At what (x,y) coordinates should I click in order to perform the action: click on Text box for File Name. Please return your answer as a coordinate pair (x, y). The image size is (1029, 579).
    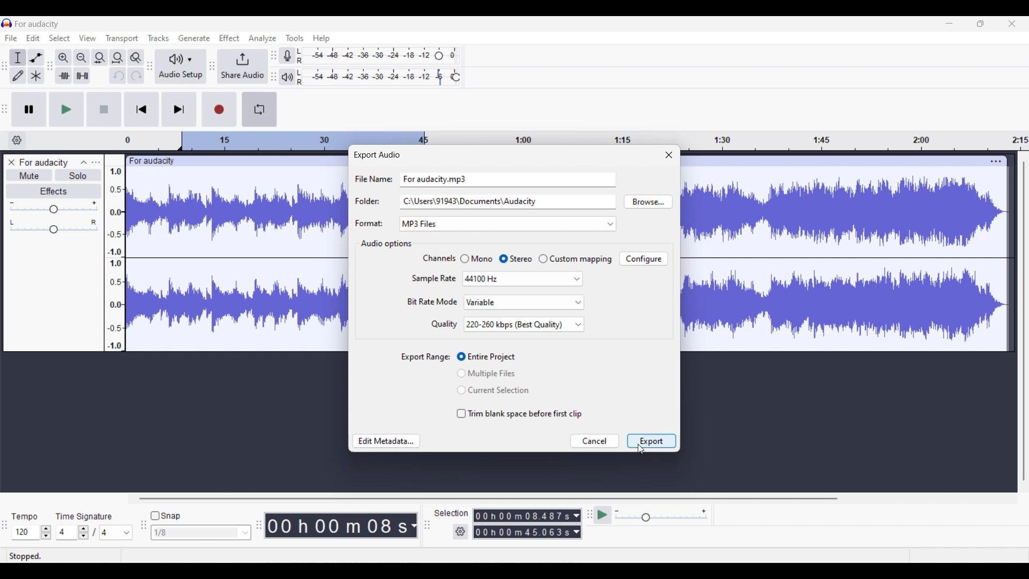
    Looking at the image, I should click on (508, 179).